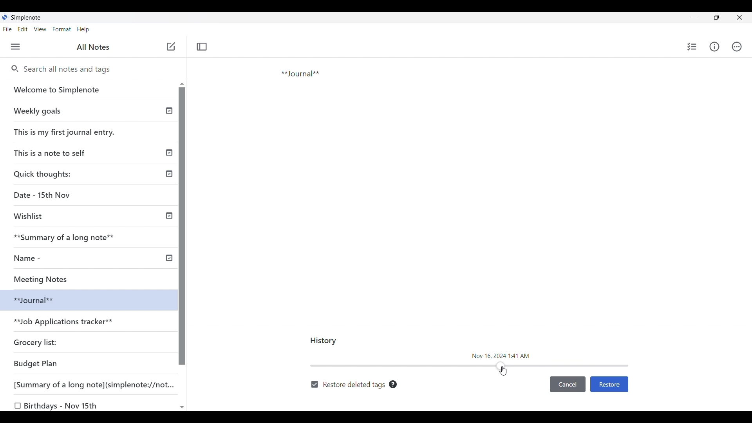  Describe the element at coordinates (58, 406) in the screenshot. I see `O Birthdays - Nov 15th` at that location.